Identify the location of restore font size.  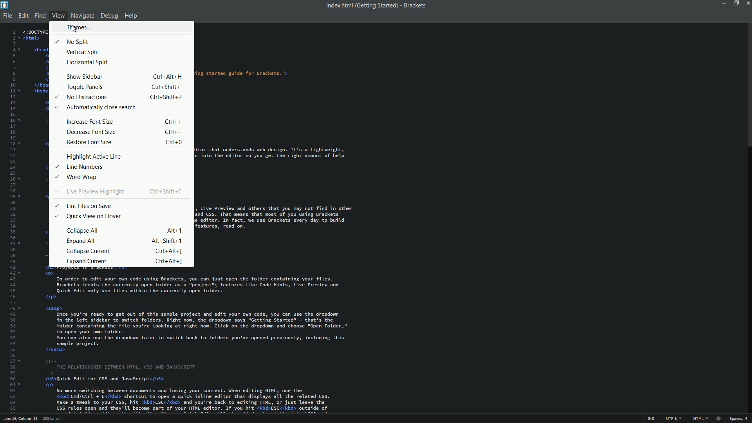
(90, 142).